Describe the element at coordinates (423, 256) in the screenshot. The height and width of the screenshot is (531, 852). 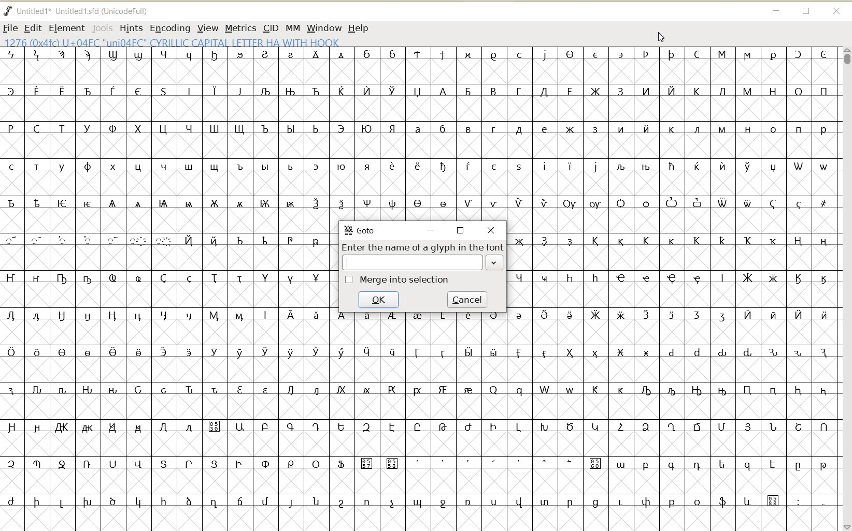
I see `Enter the name of a glyph in th font` at that location.